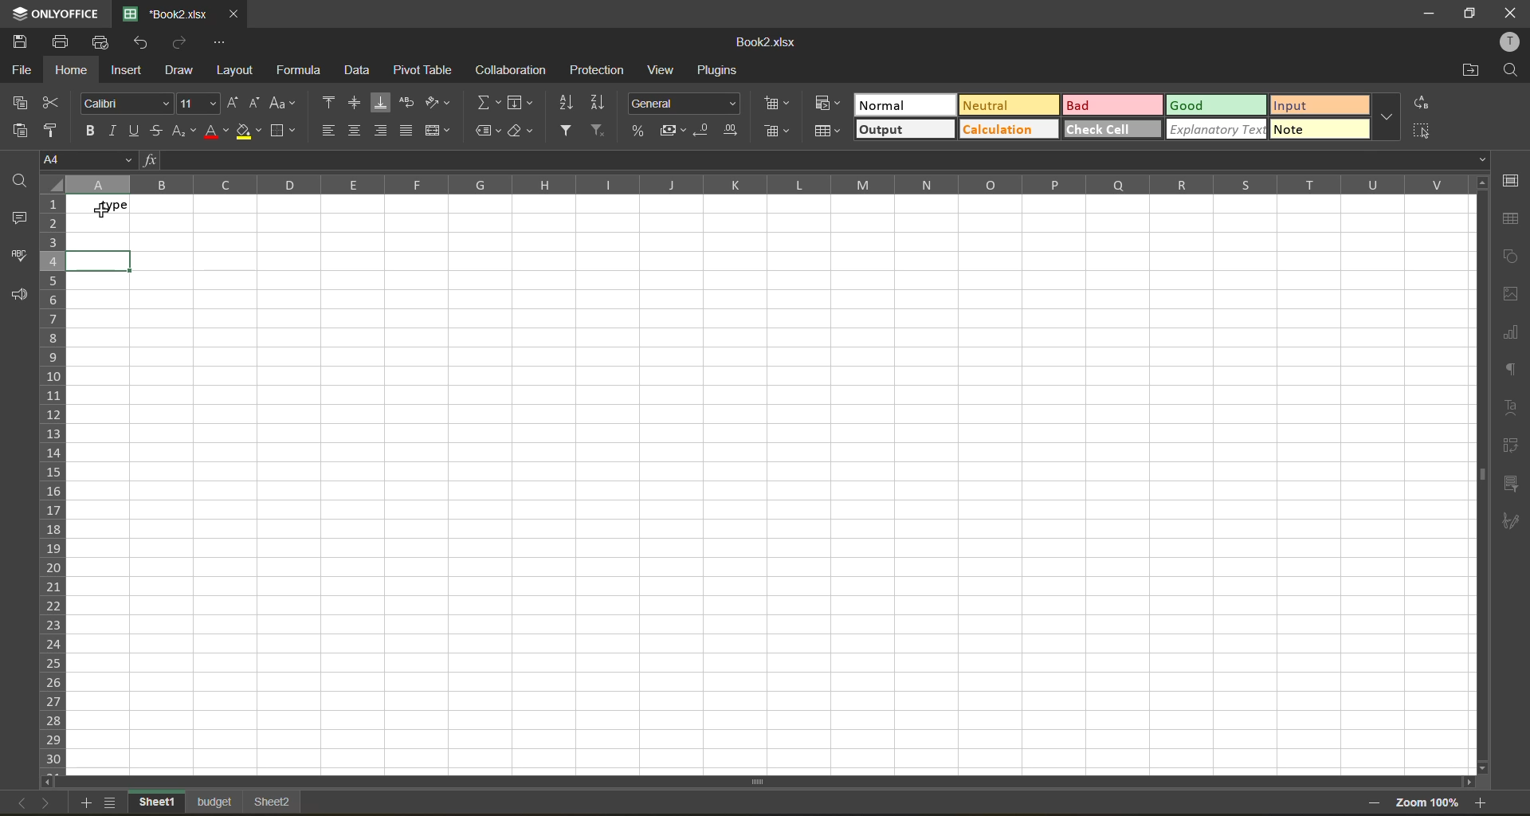 Image resolution: width=1530 pixels, height=816 pixels. What do you see at coordinates (1426, 12) in the screenshot?
I see `minimize` at bounding box center [1426, 12].